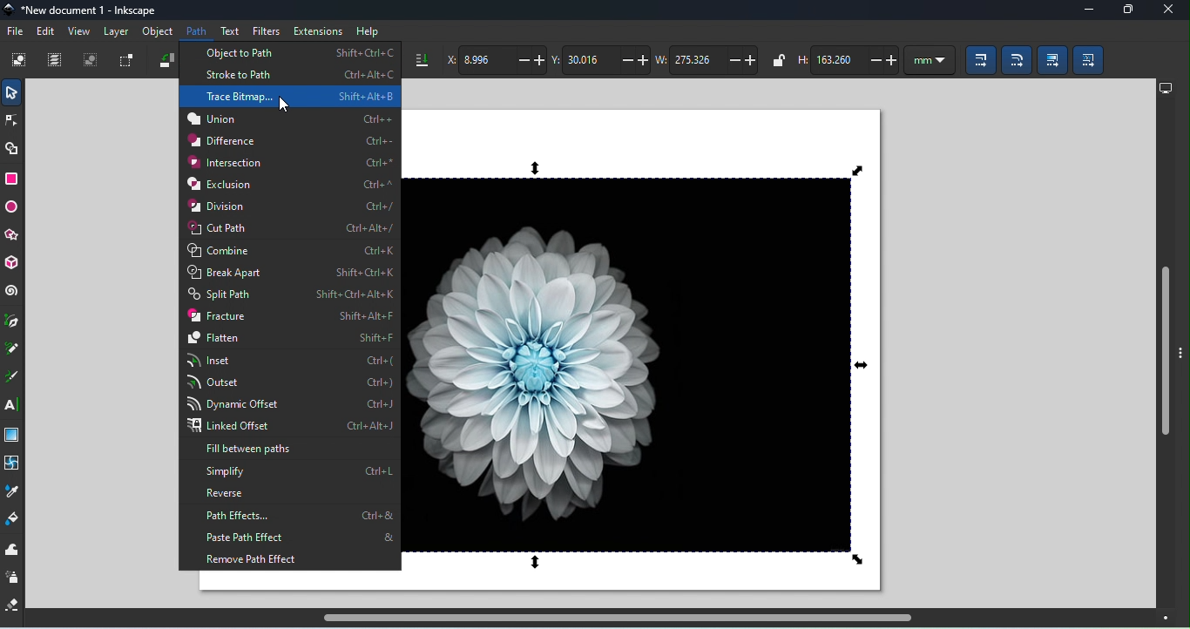 This screenshot has height=629, width=1190. Describe the element at coordinates (292, 118) in the screenshot. I see `Union` at that location.